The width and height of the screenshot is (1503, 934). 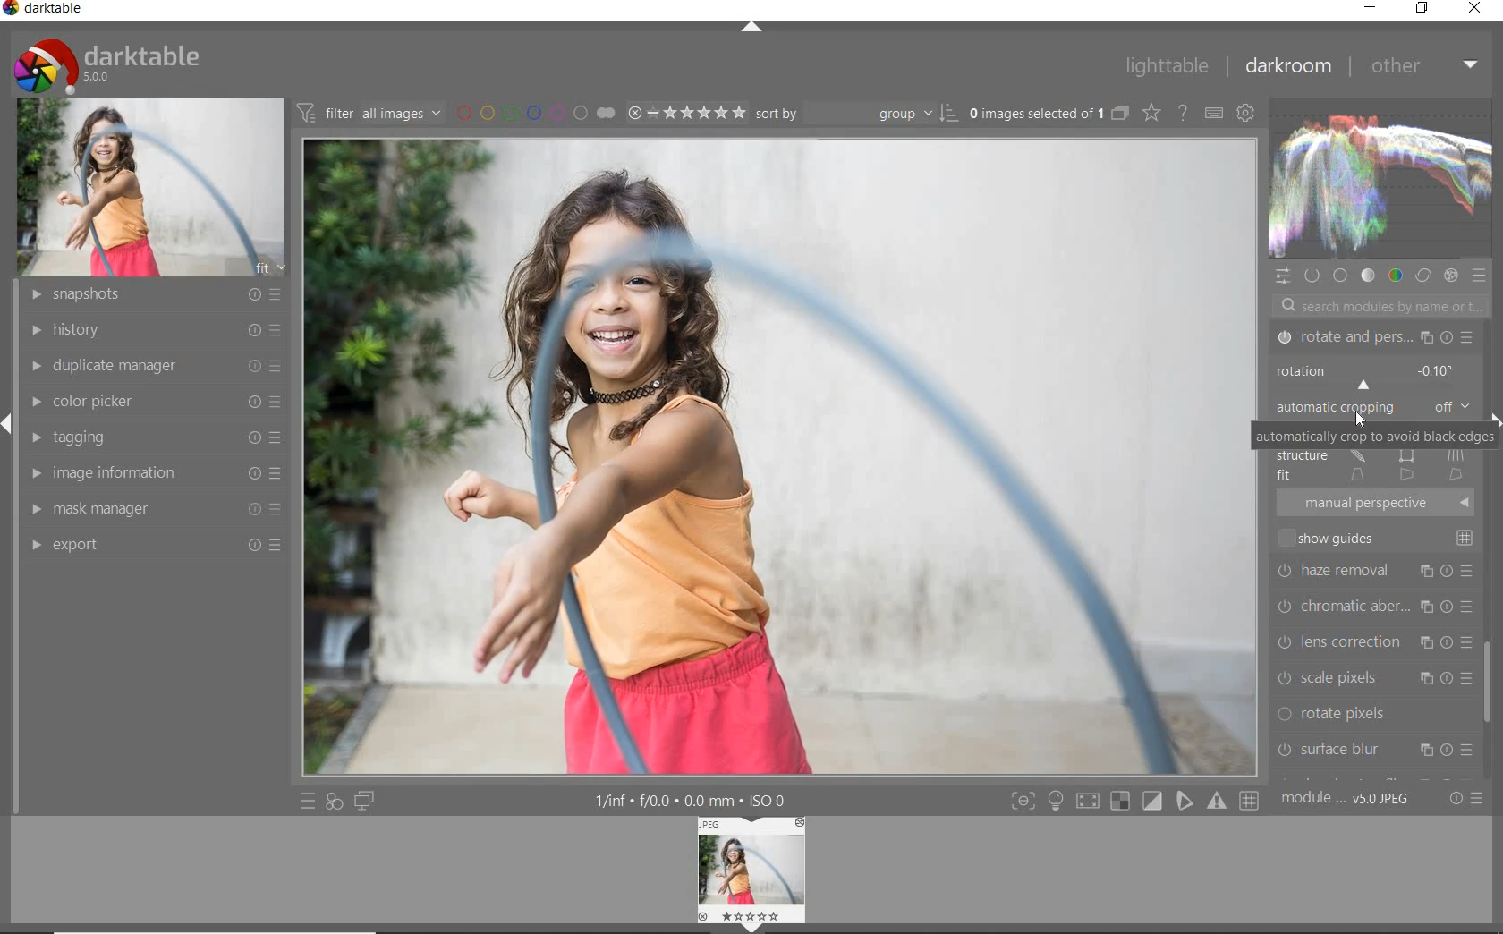 What do you see at coordinates (1480, 277) in the screenshot?
I see `preset ` at bounding box center [1480, 277].